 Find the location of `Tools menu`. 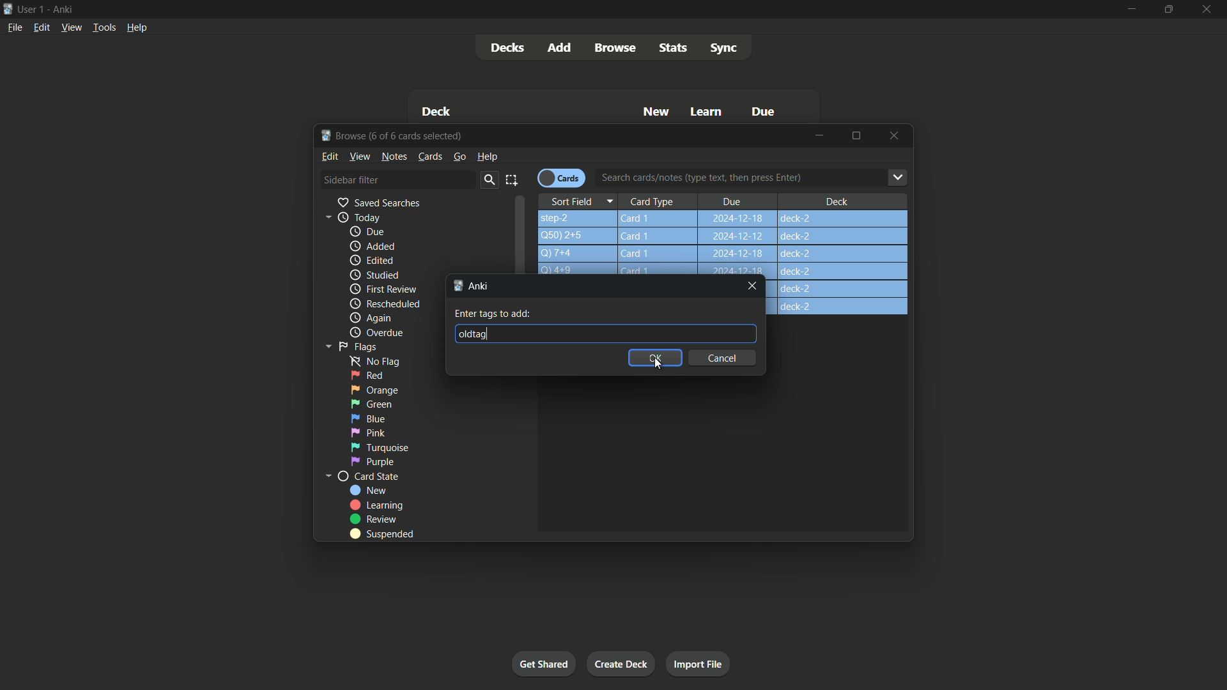

Tools menu is located at coordinates (102, 28).